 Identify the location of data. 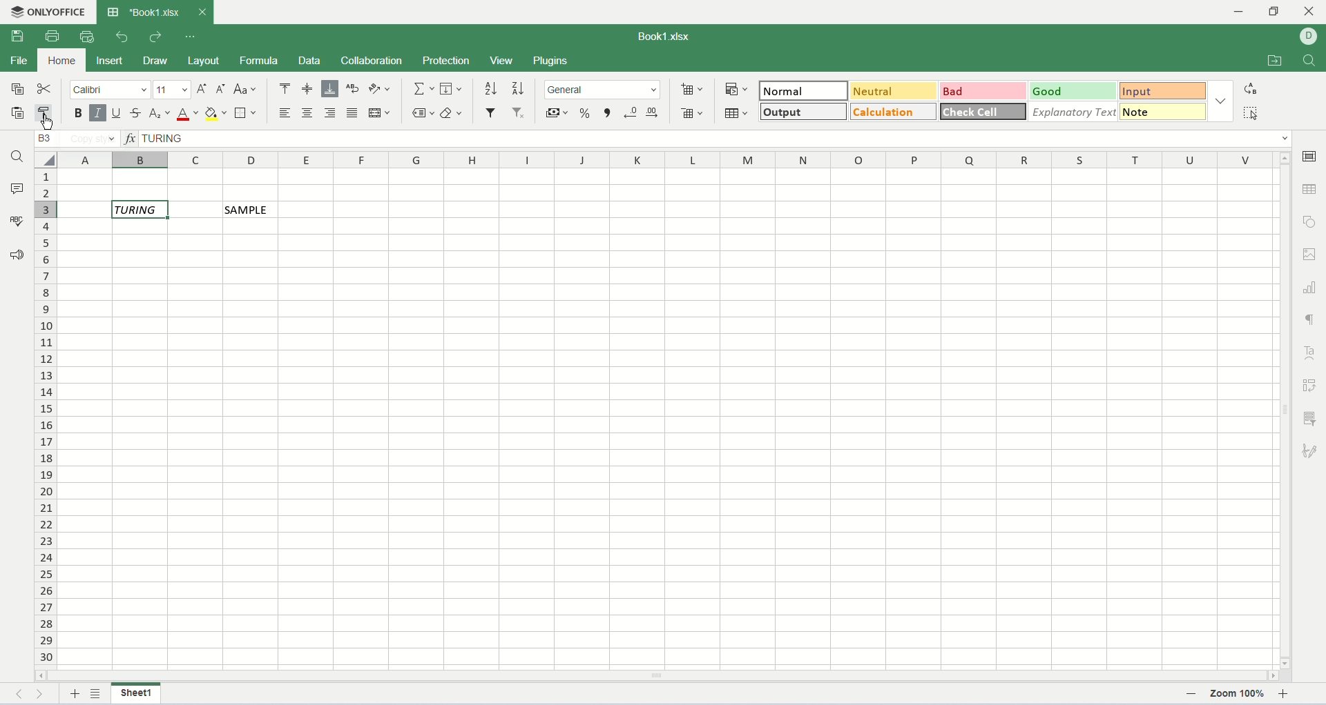
(315, 63).